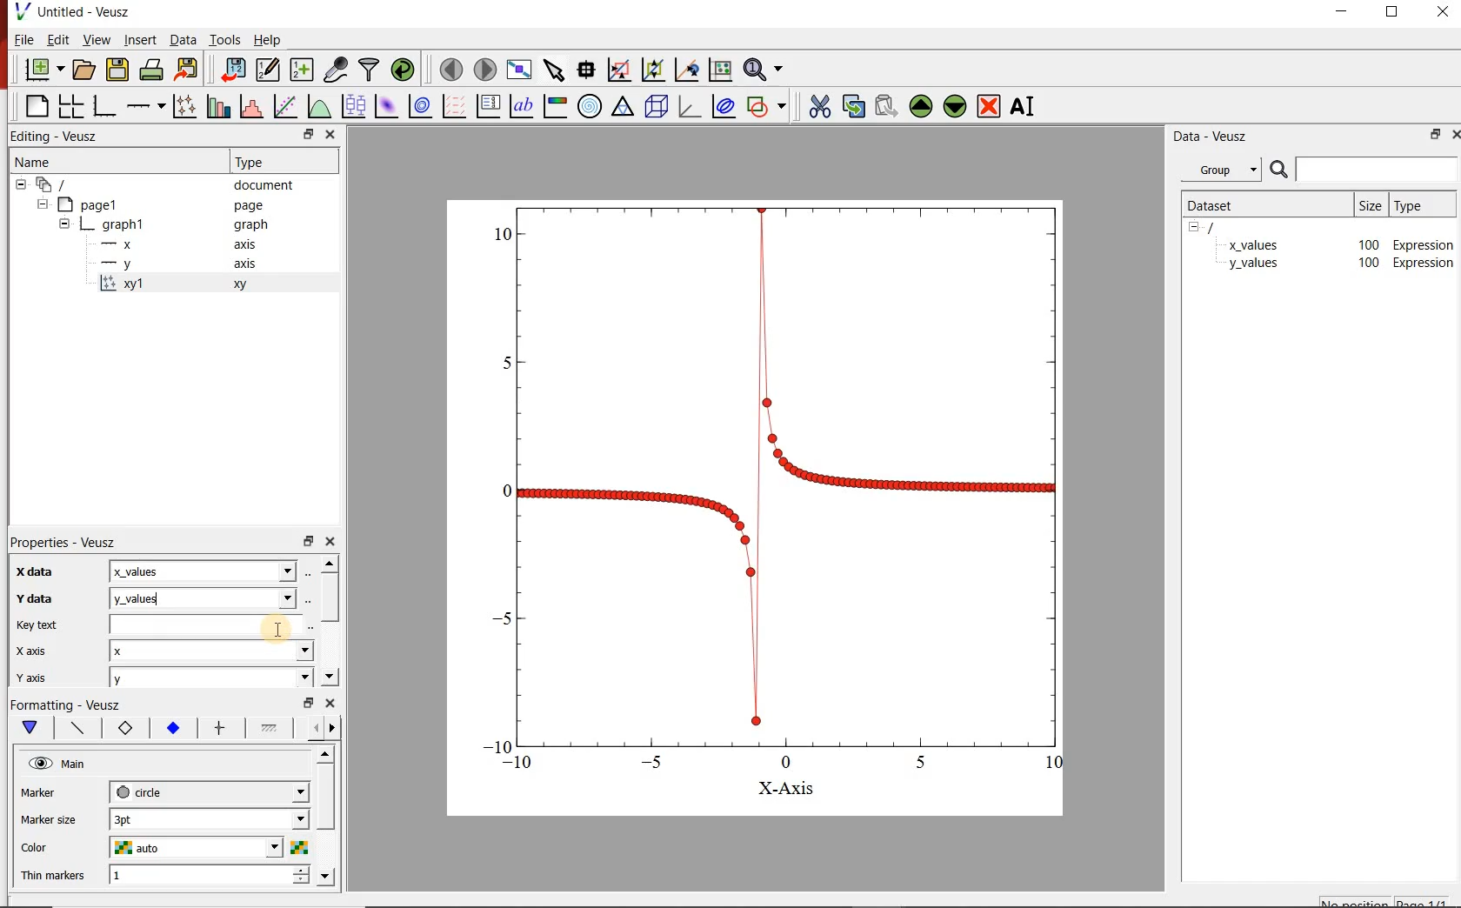 This screenshot has height=908, width=1461. What do you see at coordinates (125, 224) in the screenshot?
I see `graph1` at bounding box center [125, 224].